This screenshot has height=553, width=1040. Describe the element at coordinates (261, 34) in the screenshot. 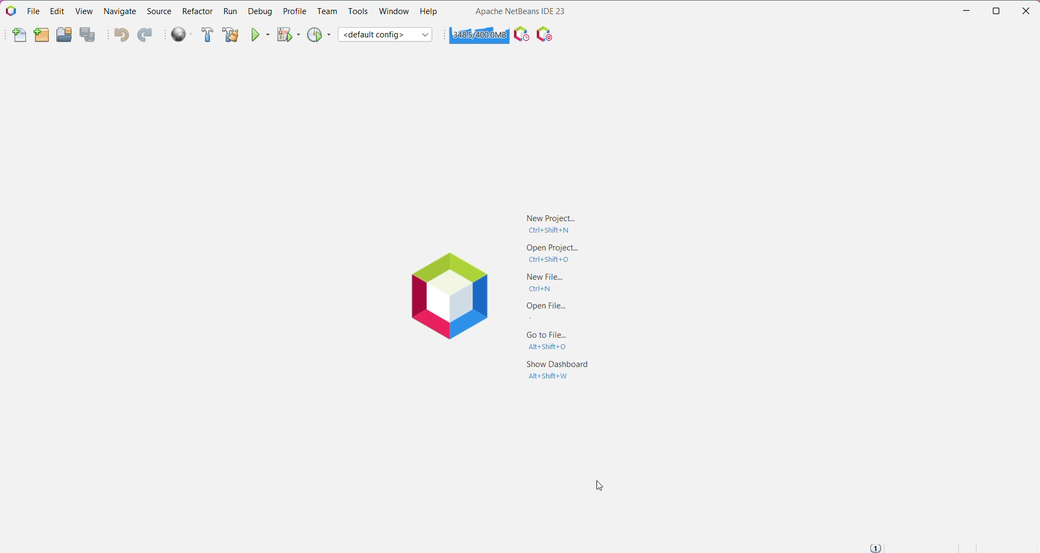

I see `Run Project` at that location.